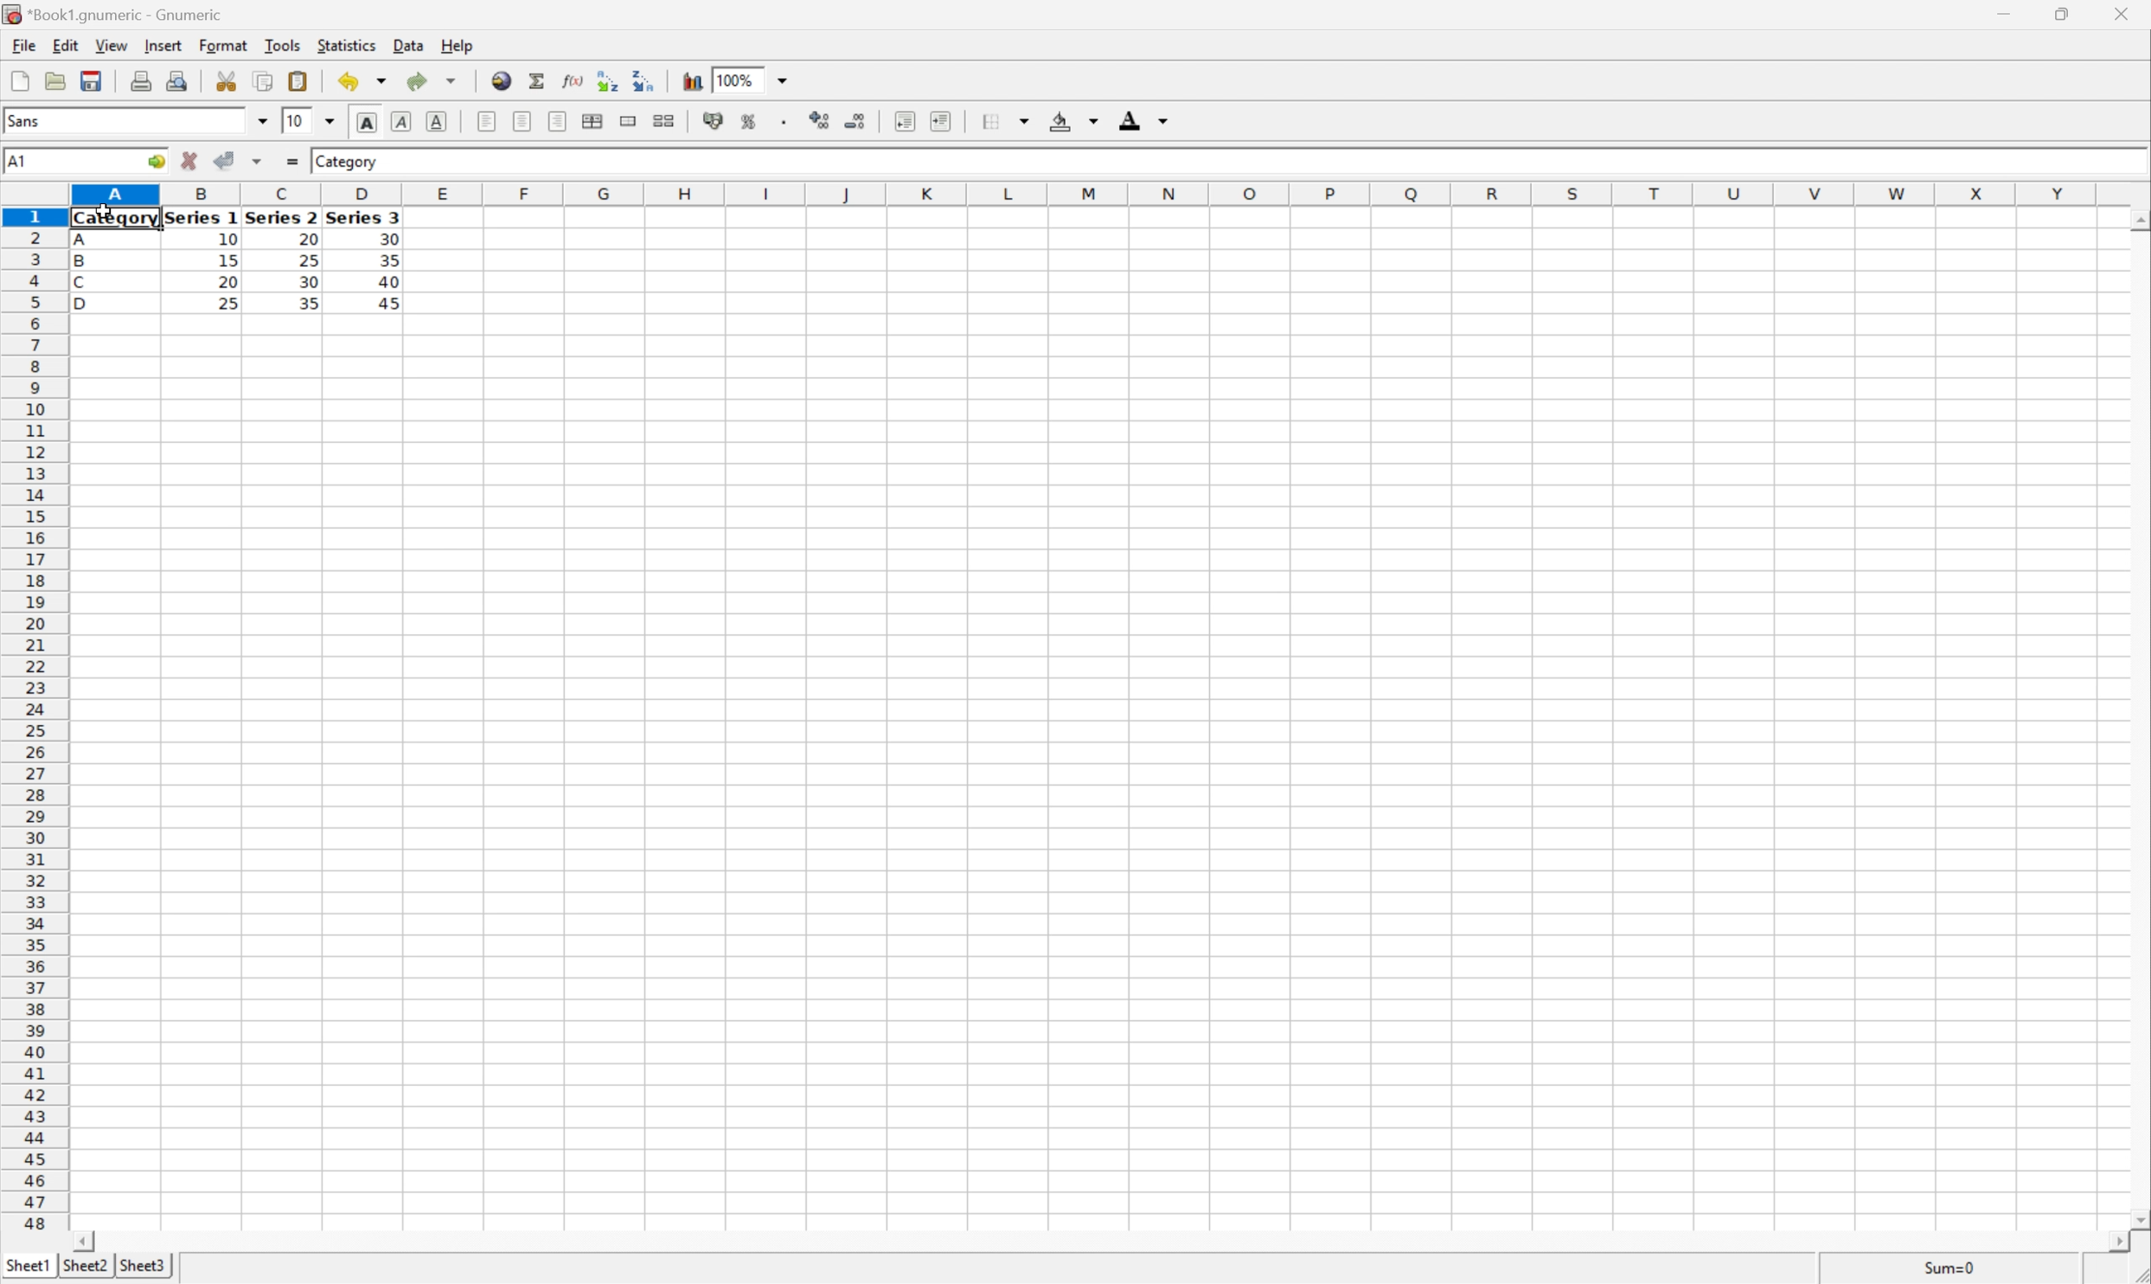 The width and height of the screenshot is (2151, 1284). Describe the element at coordinates (227, 282) in the screenshot. I see `20` at that location.